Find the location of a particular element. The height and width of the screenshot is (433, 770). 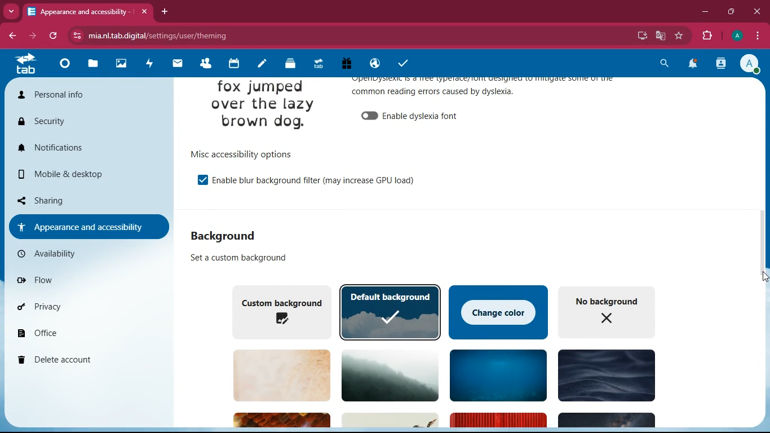

mail is located at coordinates (179, 65).